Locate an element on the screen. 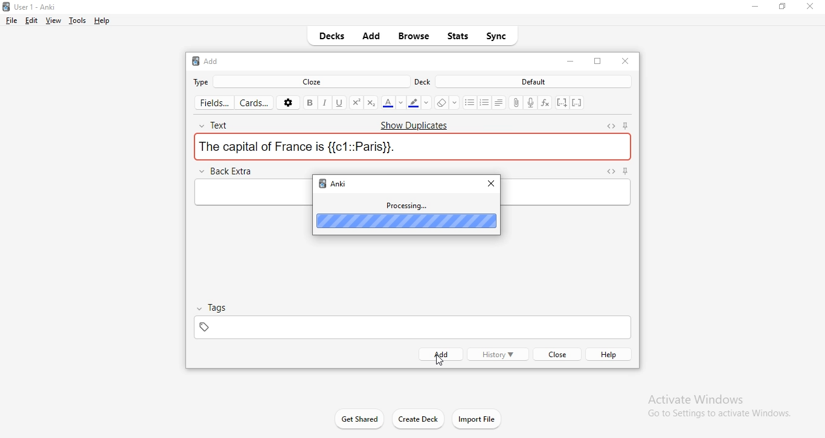 Image resolution: width=825 pixels, height=438 pixels. browse is located at coordinates (414, 38).